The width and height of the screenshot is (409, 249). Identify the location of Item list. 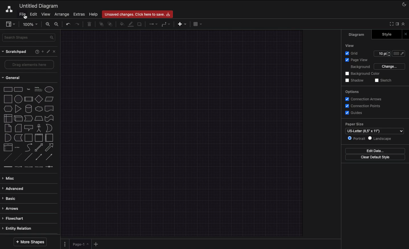
(19, 148).